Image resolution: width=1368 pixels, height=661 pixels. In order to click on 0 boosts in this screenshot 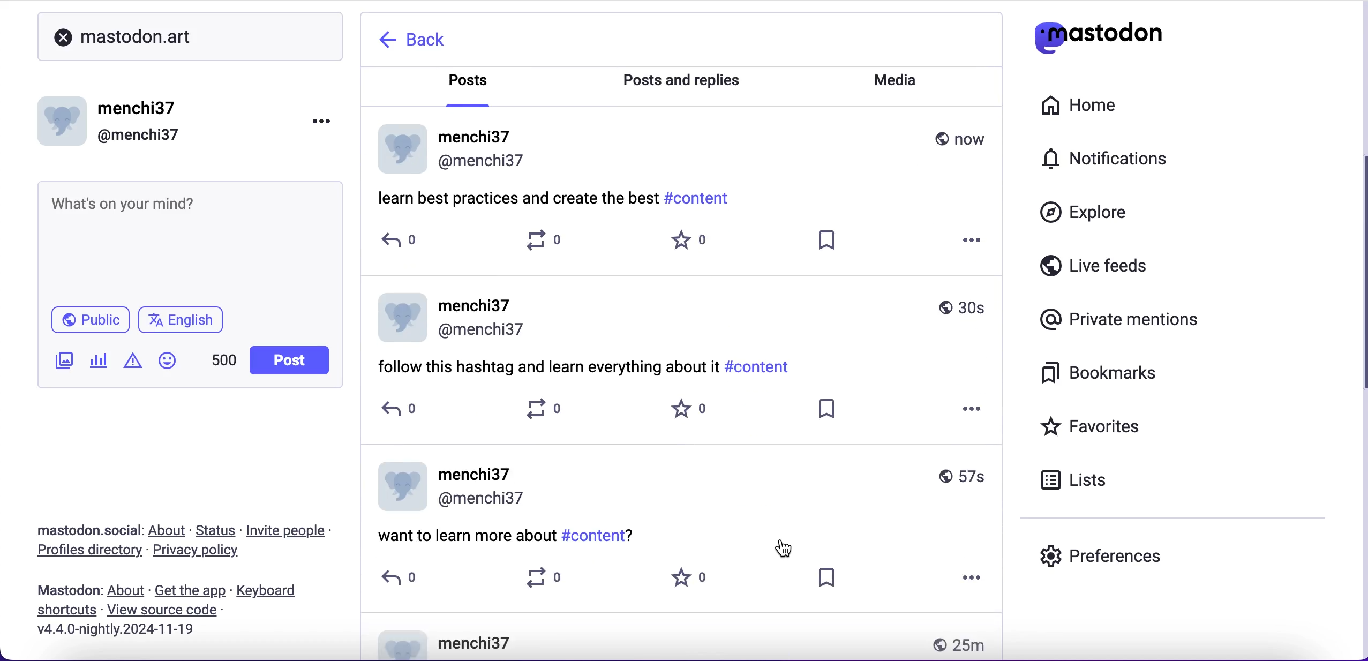, I will do `click(543, 242)`.